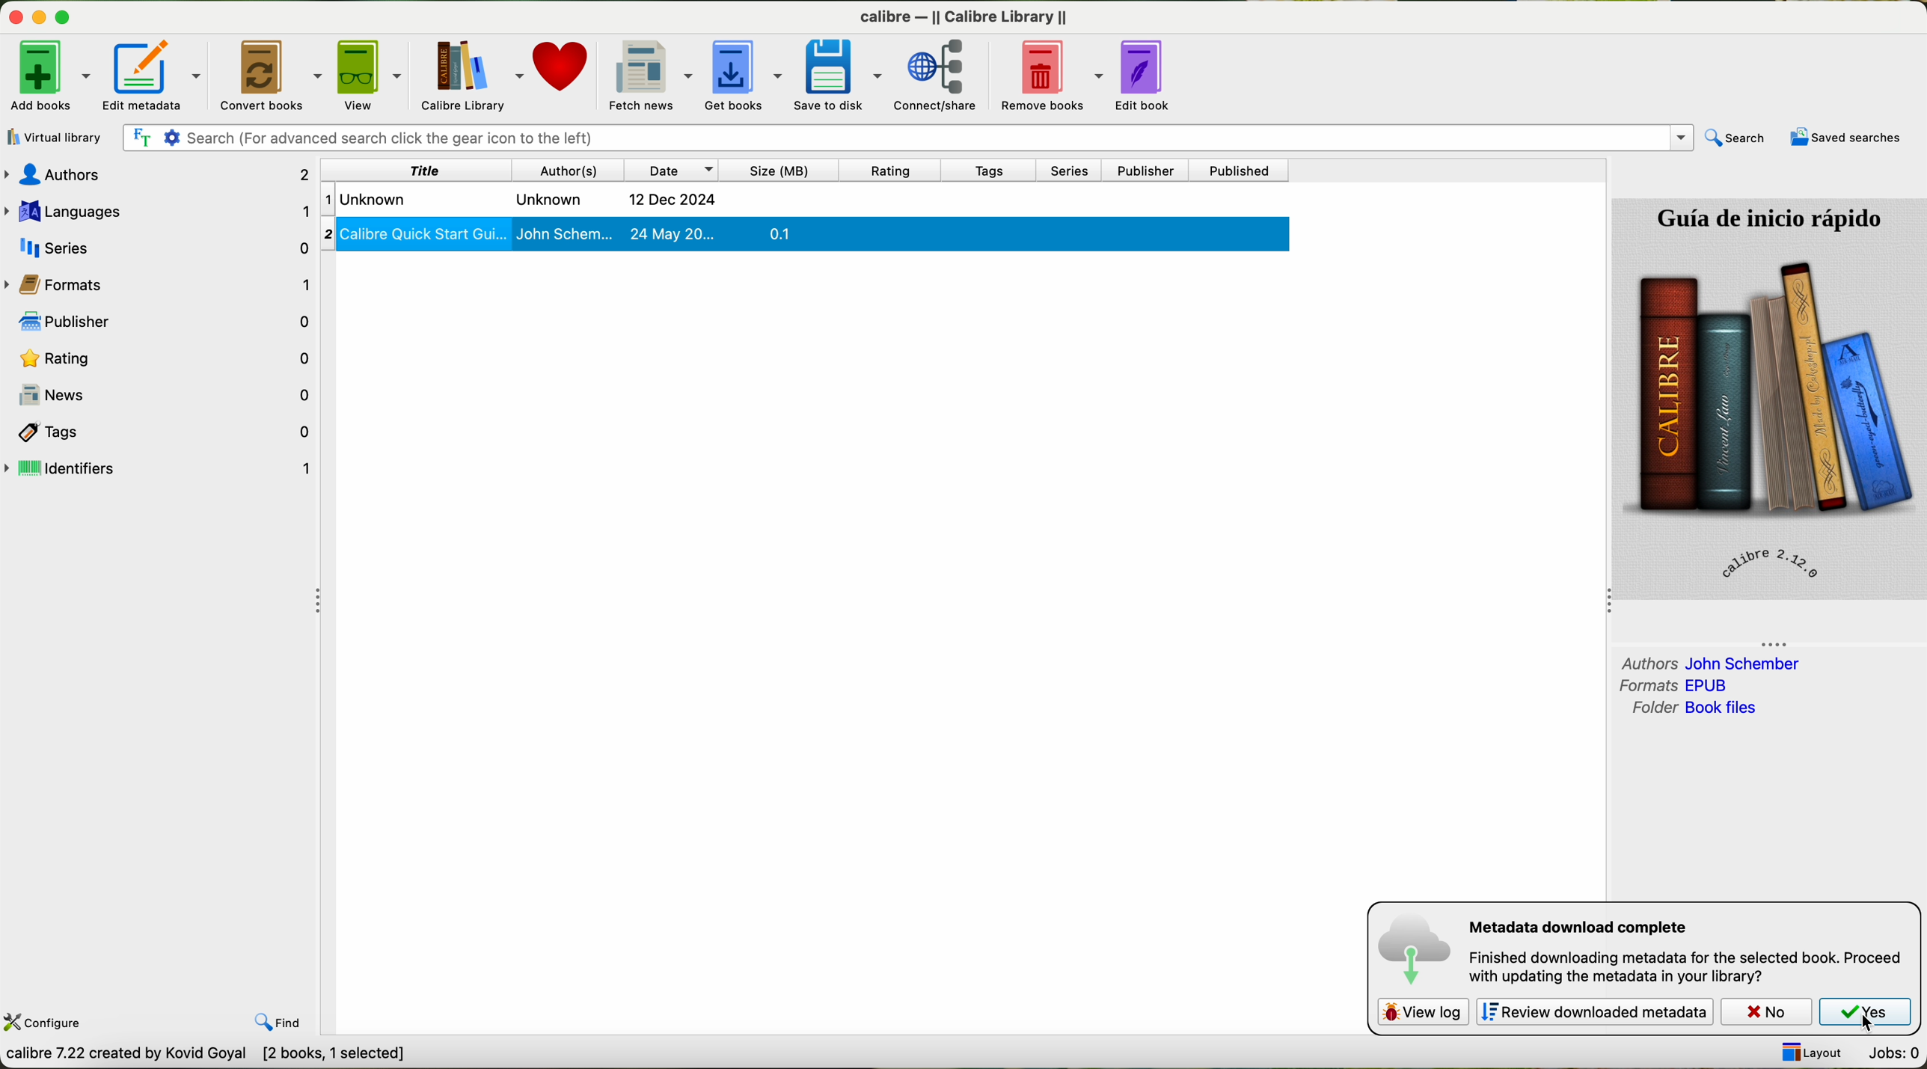 The width and height of the screenshot is (1927, 1069). I want to click on formats, so click(1678, 685).